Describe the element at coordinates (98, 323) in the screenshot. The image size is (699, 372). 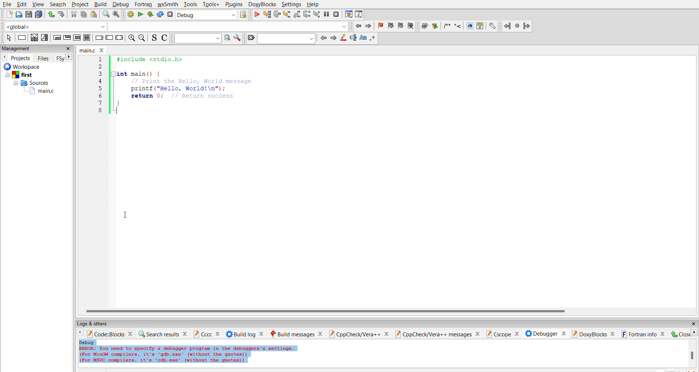
I see `logs and others` at that location.